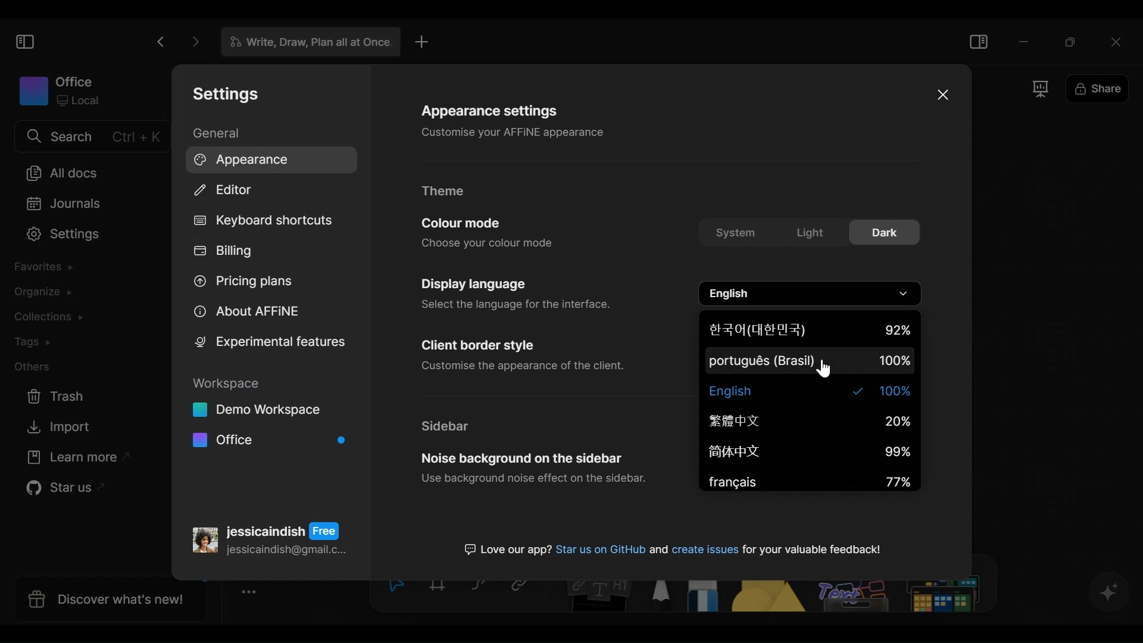 The width and height of the screenshot is (1143, 643). What do you see at coordinates (513, 292) in the screenshot?
I see `Display settings` at bounding box center [513, 292].